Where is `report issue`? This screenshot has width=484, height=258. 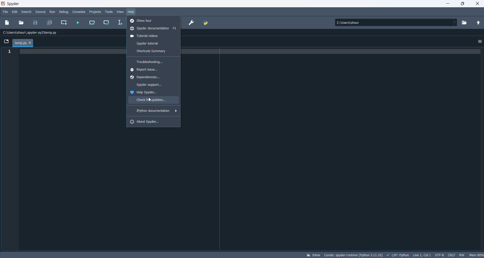 report issue is located at coordinates (154, 70).